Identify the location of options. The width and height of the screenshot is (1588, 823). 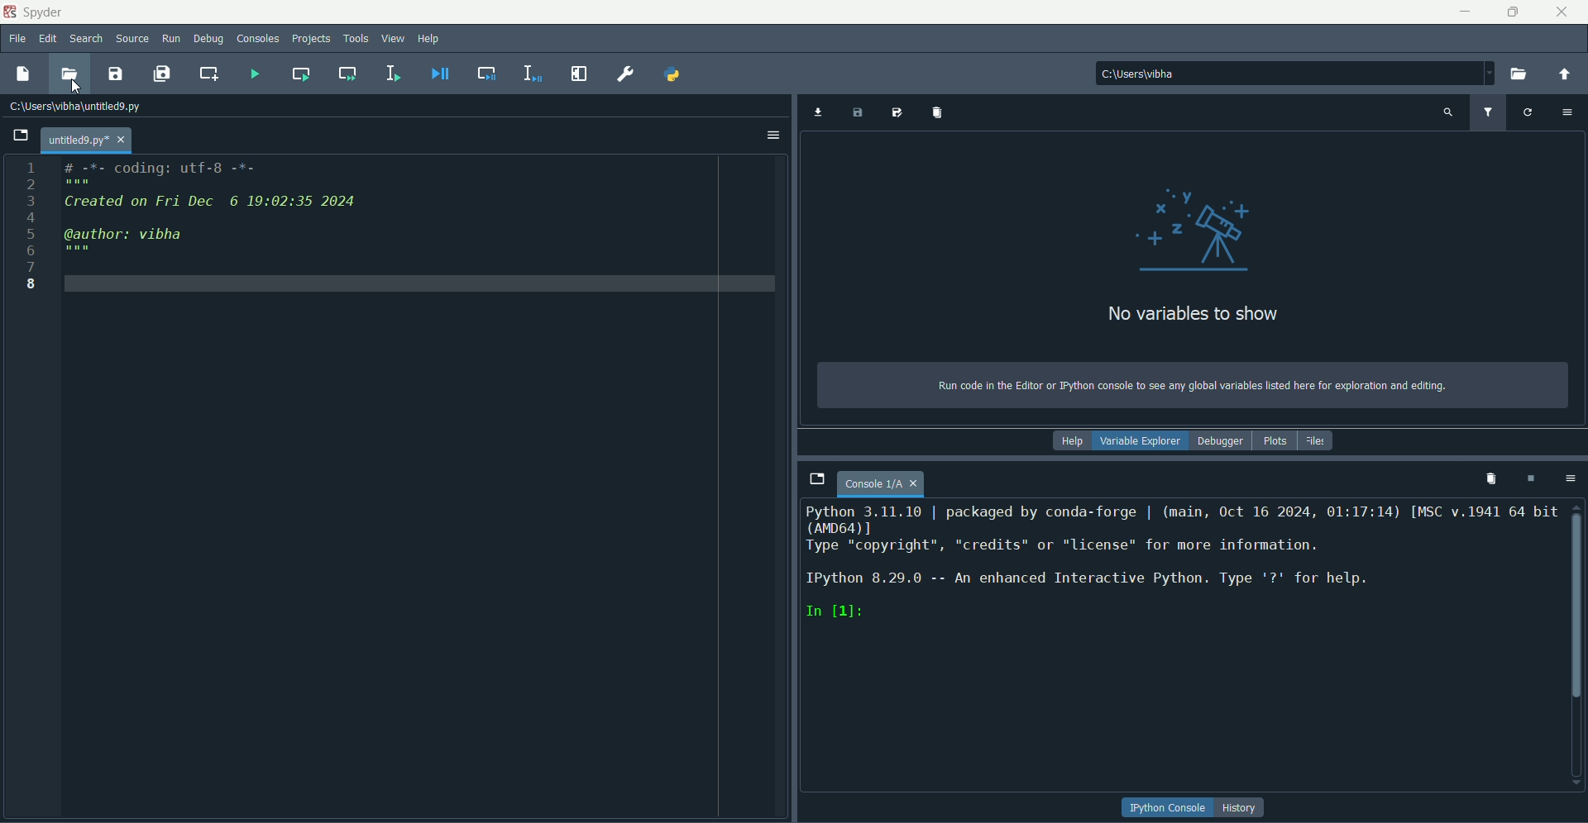
(772, 136).